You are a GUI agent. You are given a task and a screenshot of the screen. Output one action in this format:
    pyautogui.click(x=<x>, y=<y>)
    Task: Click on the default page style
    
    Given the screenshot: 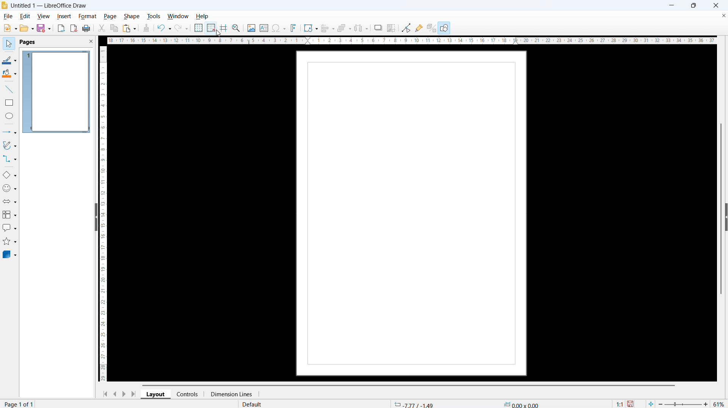 What is the action you would take?
    pyautogui.click(x=254, y=404)
    